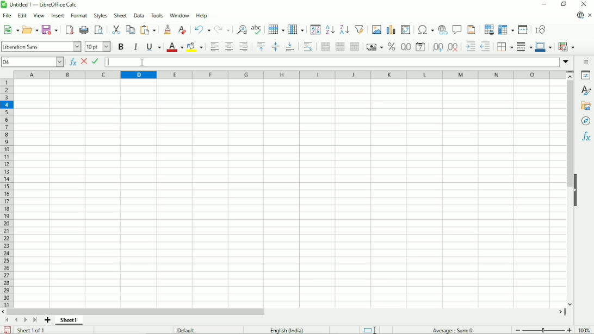 The image size is (594, 334). Describe the element at coordinates (58, 15) in the screenshot. I see `Insert` at that location.